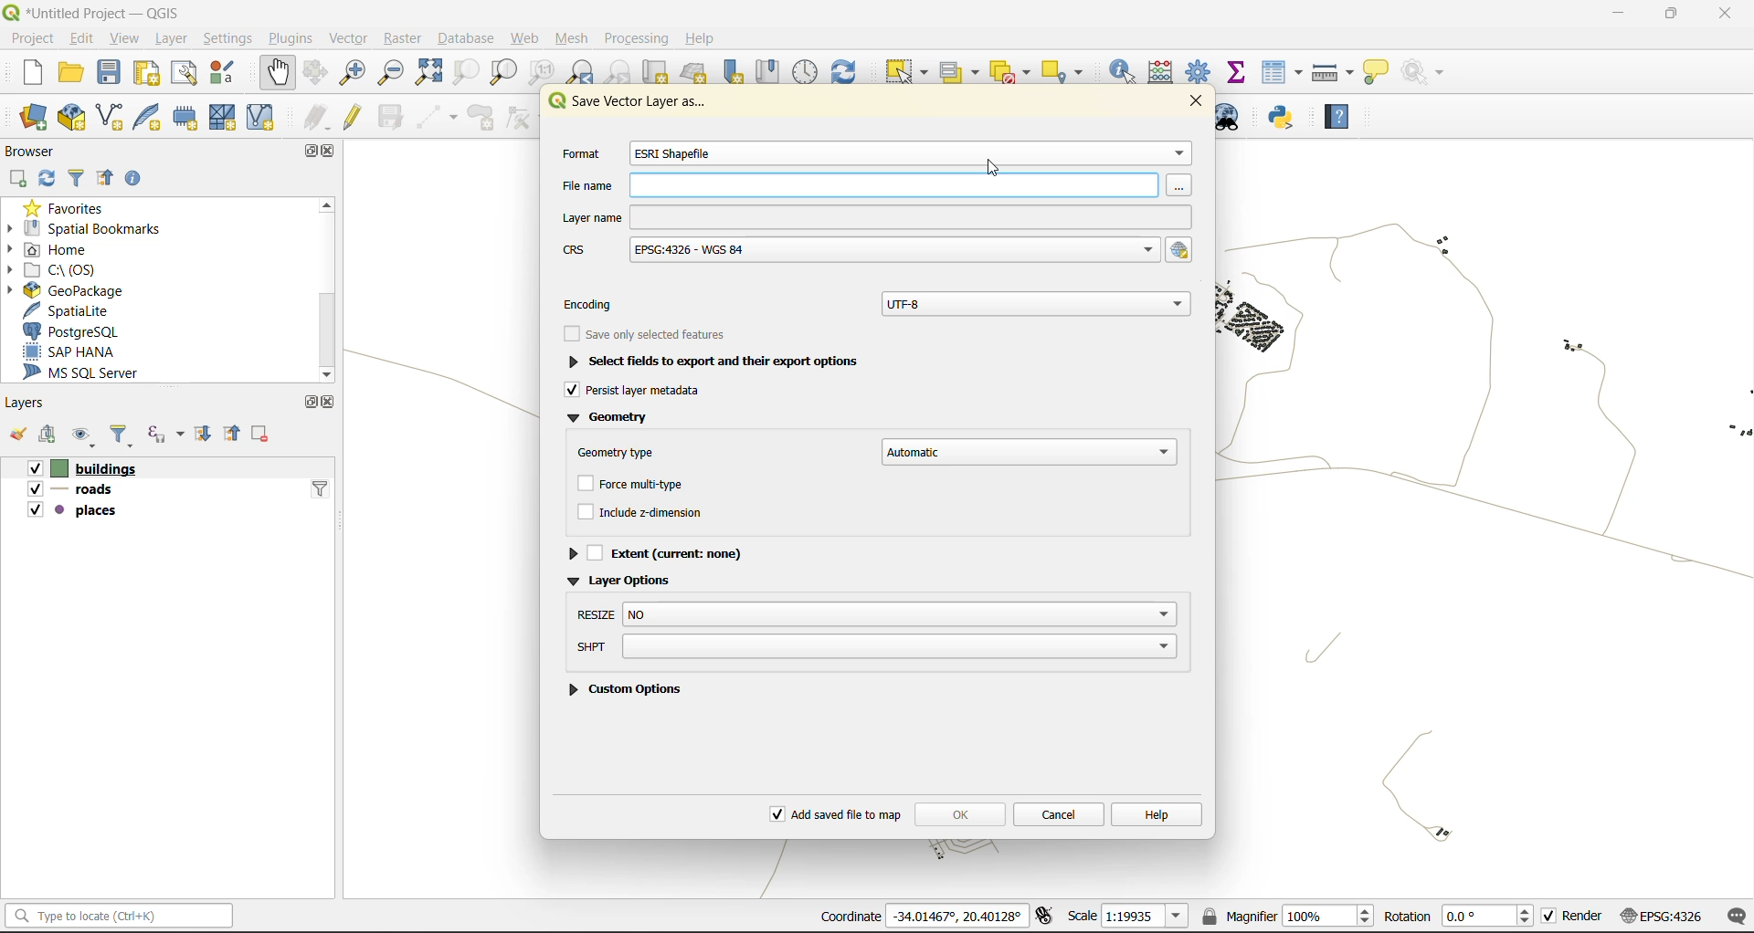 The width and height of the screenshot is (1754, 933). I want to click on zoom out, so click(394, 73).